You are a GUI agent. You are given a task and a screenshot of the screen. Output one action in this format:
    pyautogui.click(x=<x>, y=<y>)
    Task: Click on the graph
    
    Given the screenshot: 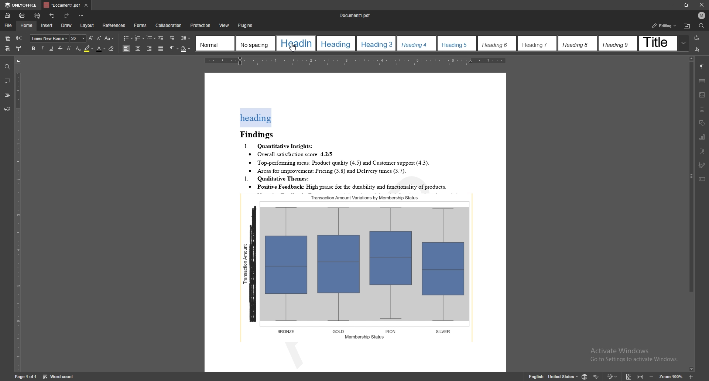 What is the action you would take?
    pyautogui.click(x=358, y=267)
    